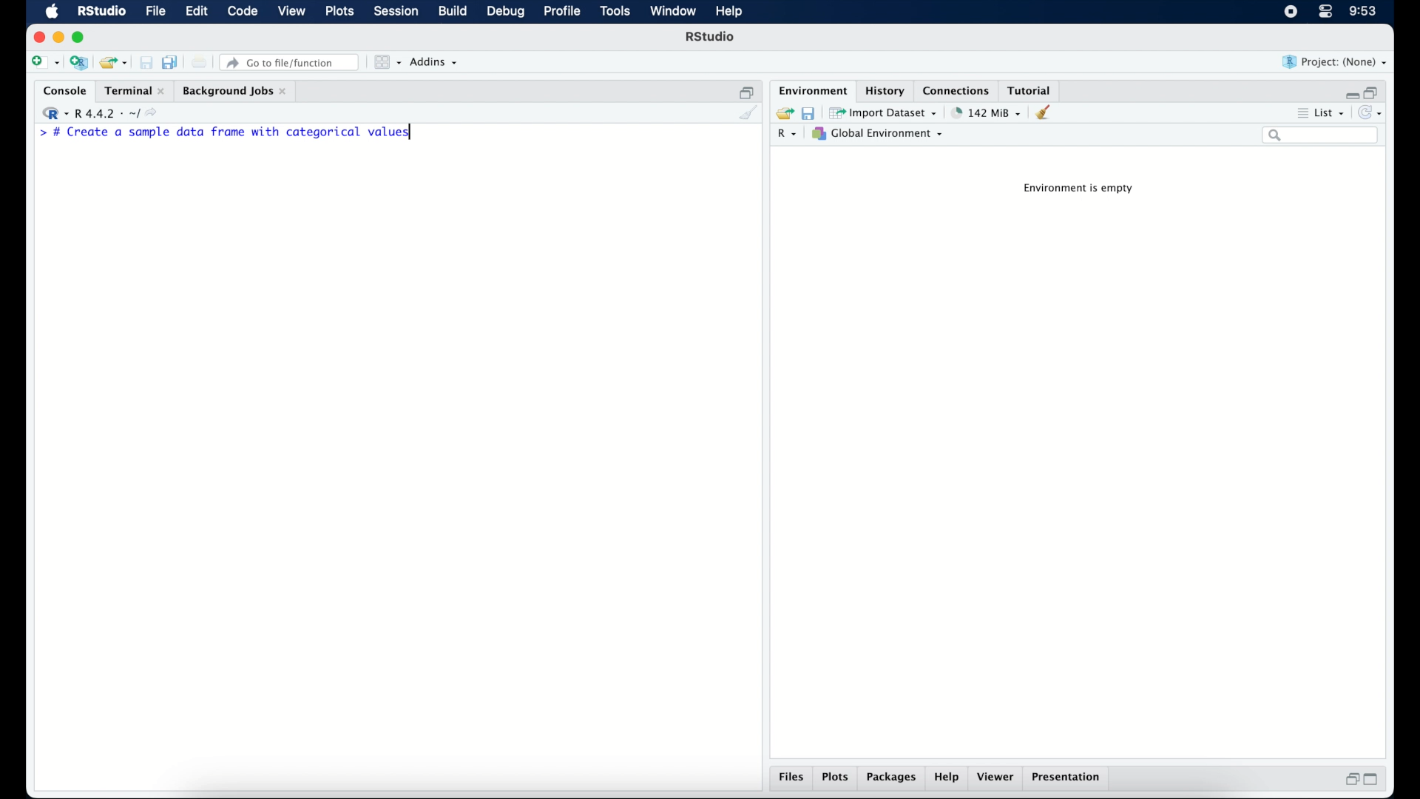  What do you see at coordinates (893, 779) in the screenshot?
I see `packages` at bounding box center [893, 779].